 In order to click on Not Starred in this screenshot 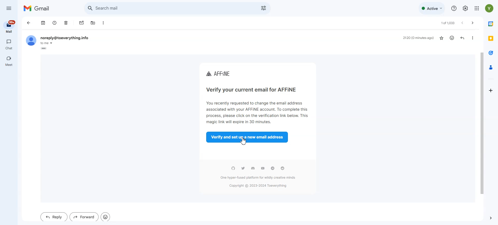, I will do `click(442, 38)`.